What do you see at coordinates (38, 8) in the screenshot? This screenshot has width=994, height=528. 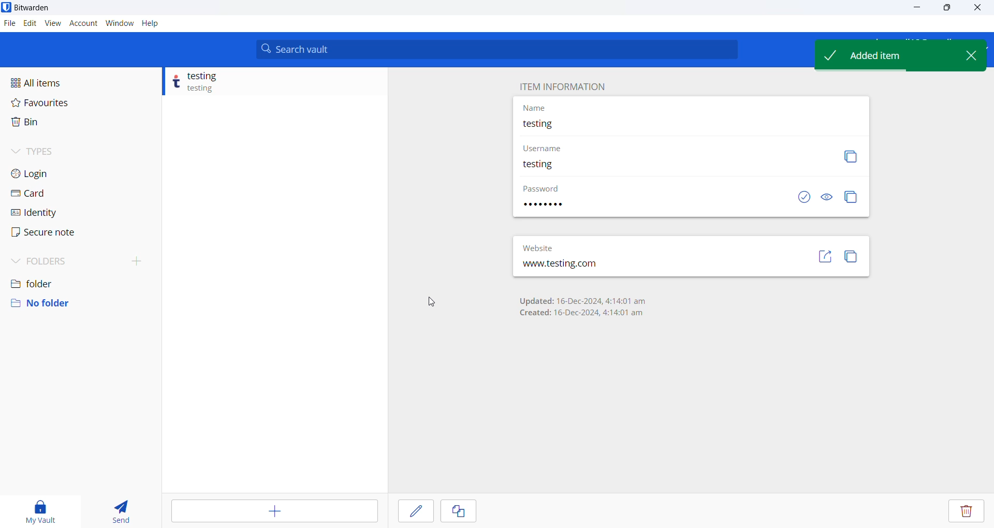 I see `application name and logo` at bounding box center [38, 8].